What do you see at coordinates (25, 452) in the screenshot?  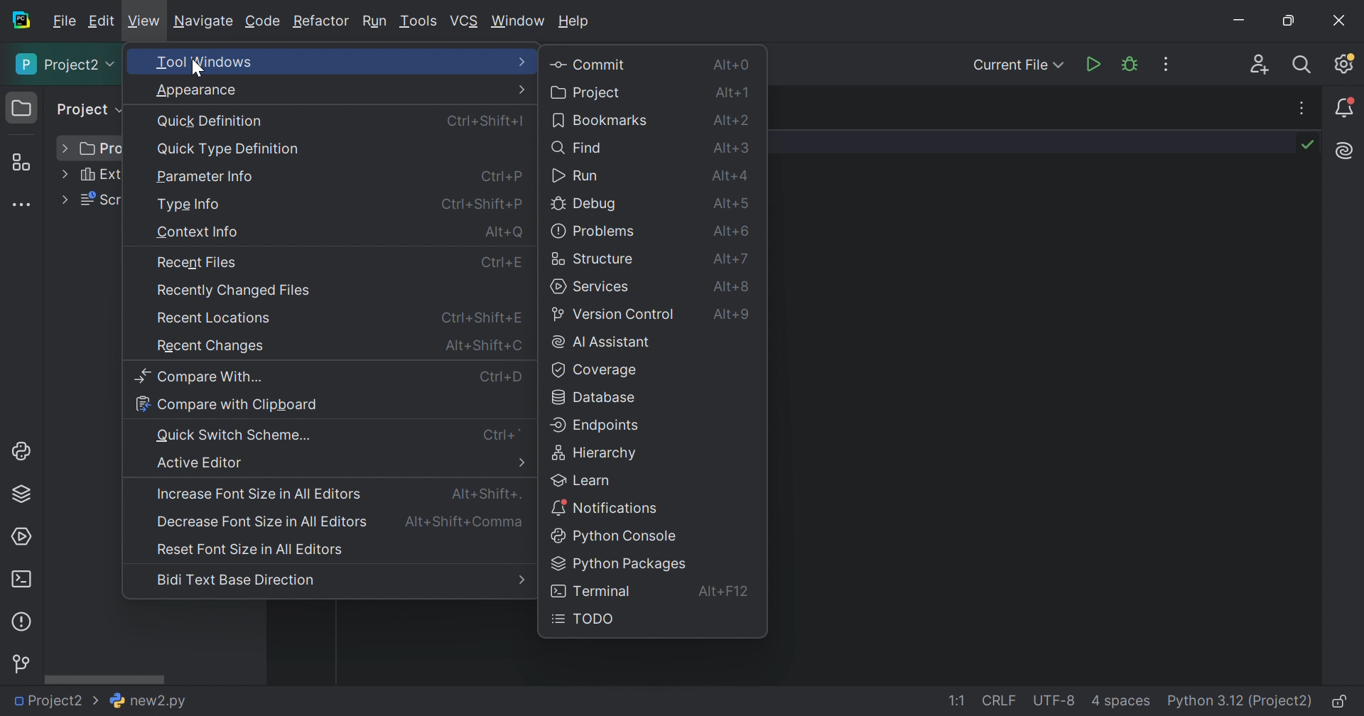 I see `Python Console` at bounding box center [25, 452].